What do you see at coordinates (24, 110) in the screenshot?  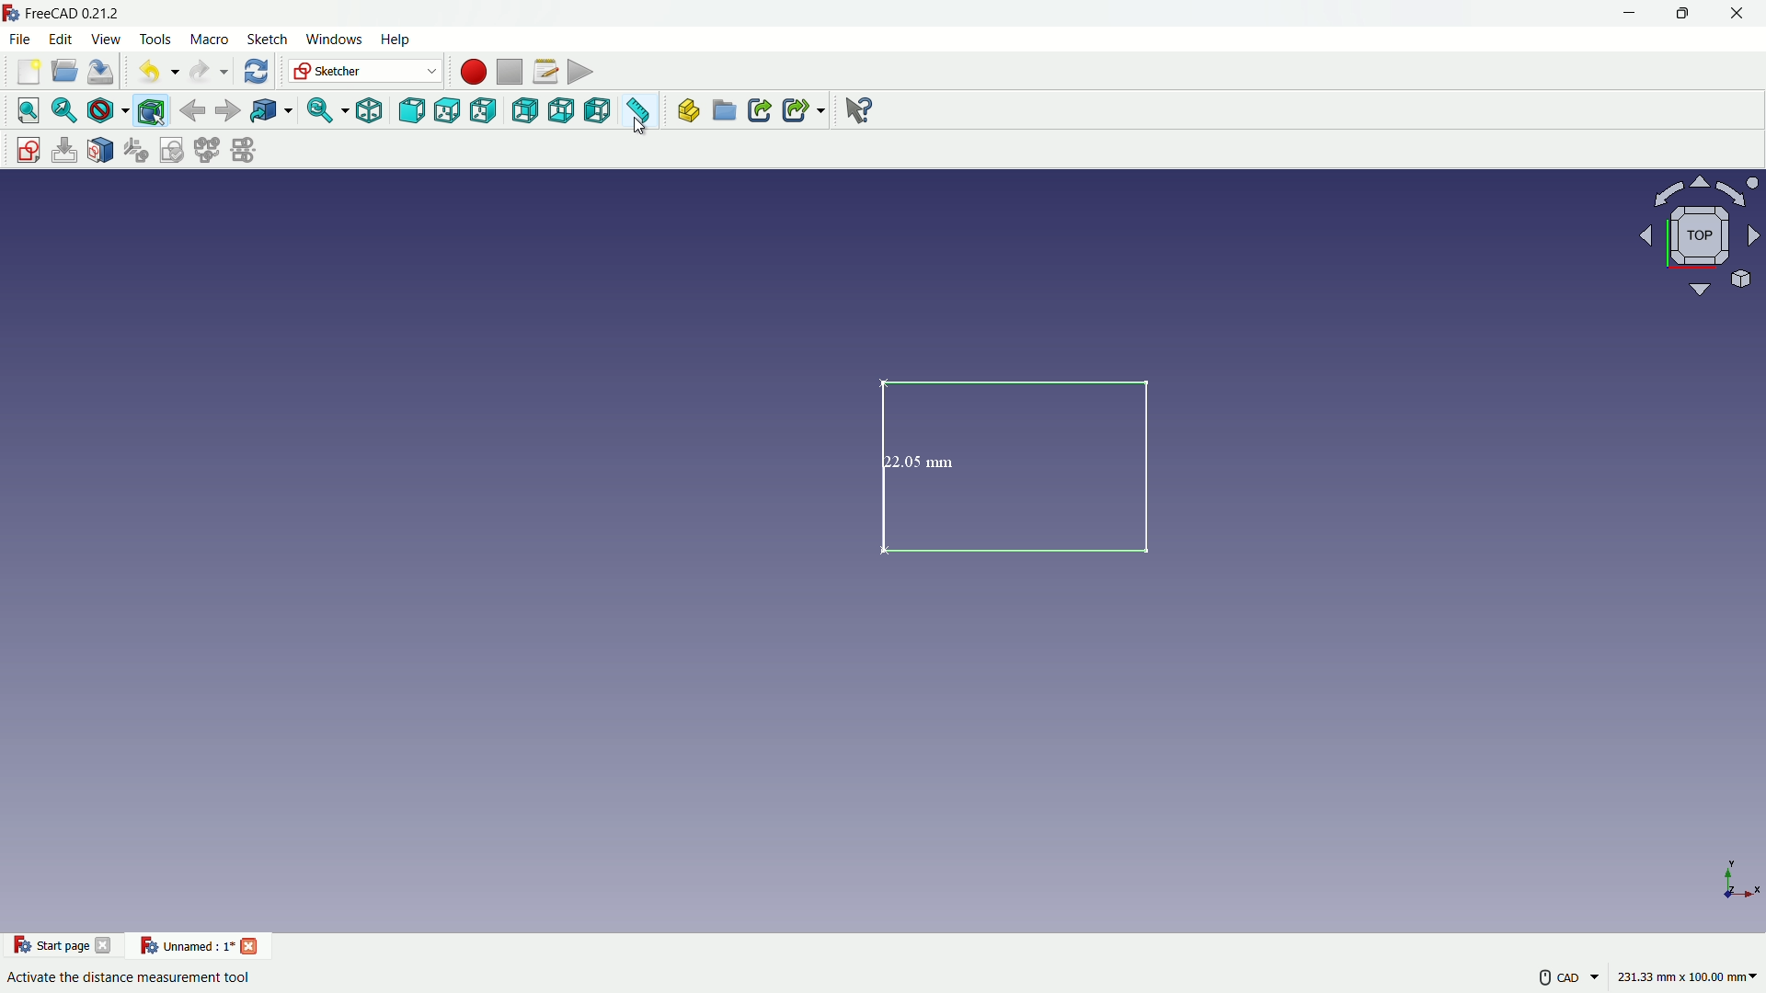 I see `fit all` at bounding box center [24, 110].